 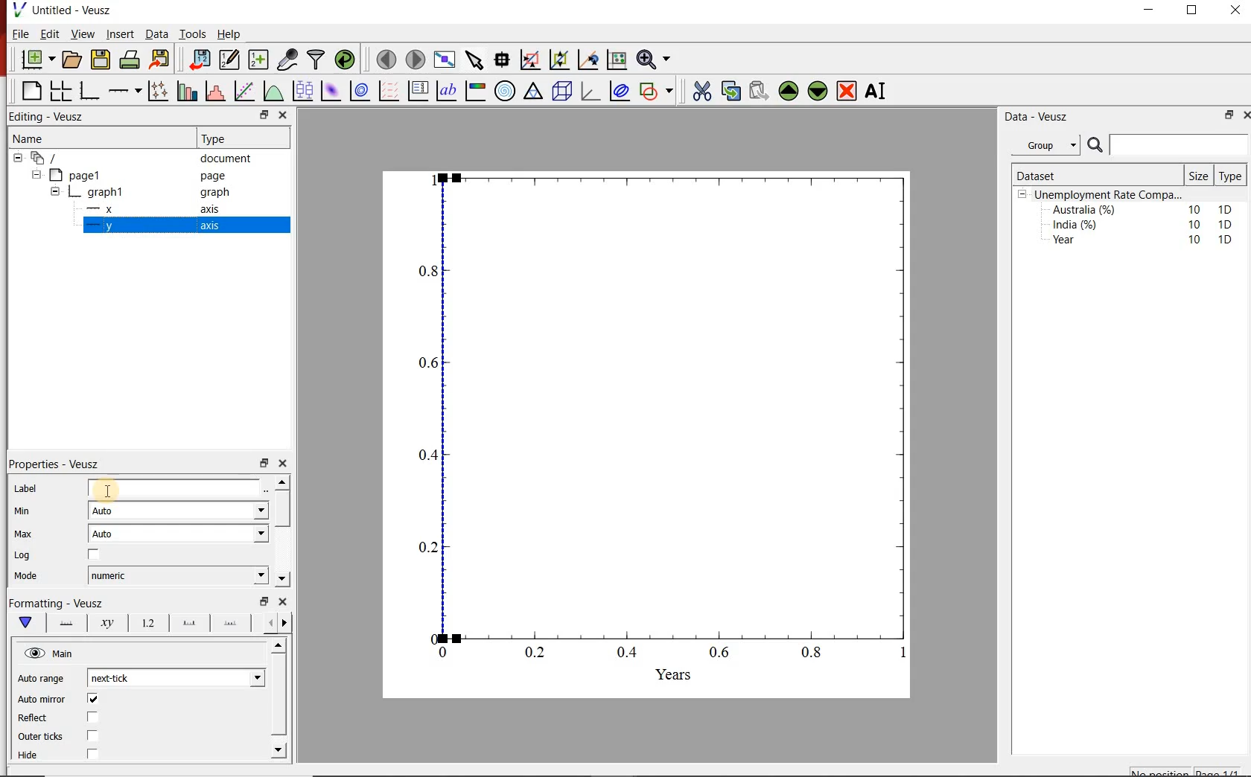 I want to click on paste the widgets, so click(x=760, y=91).